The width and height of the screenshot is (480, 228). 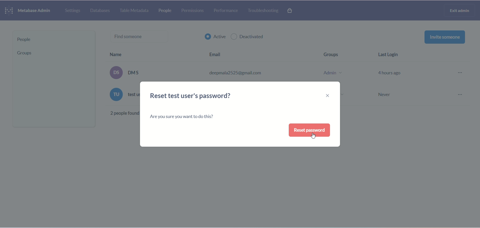 I want to click on text, so click(x=185, y=117).